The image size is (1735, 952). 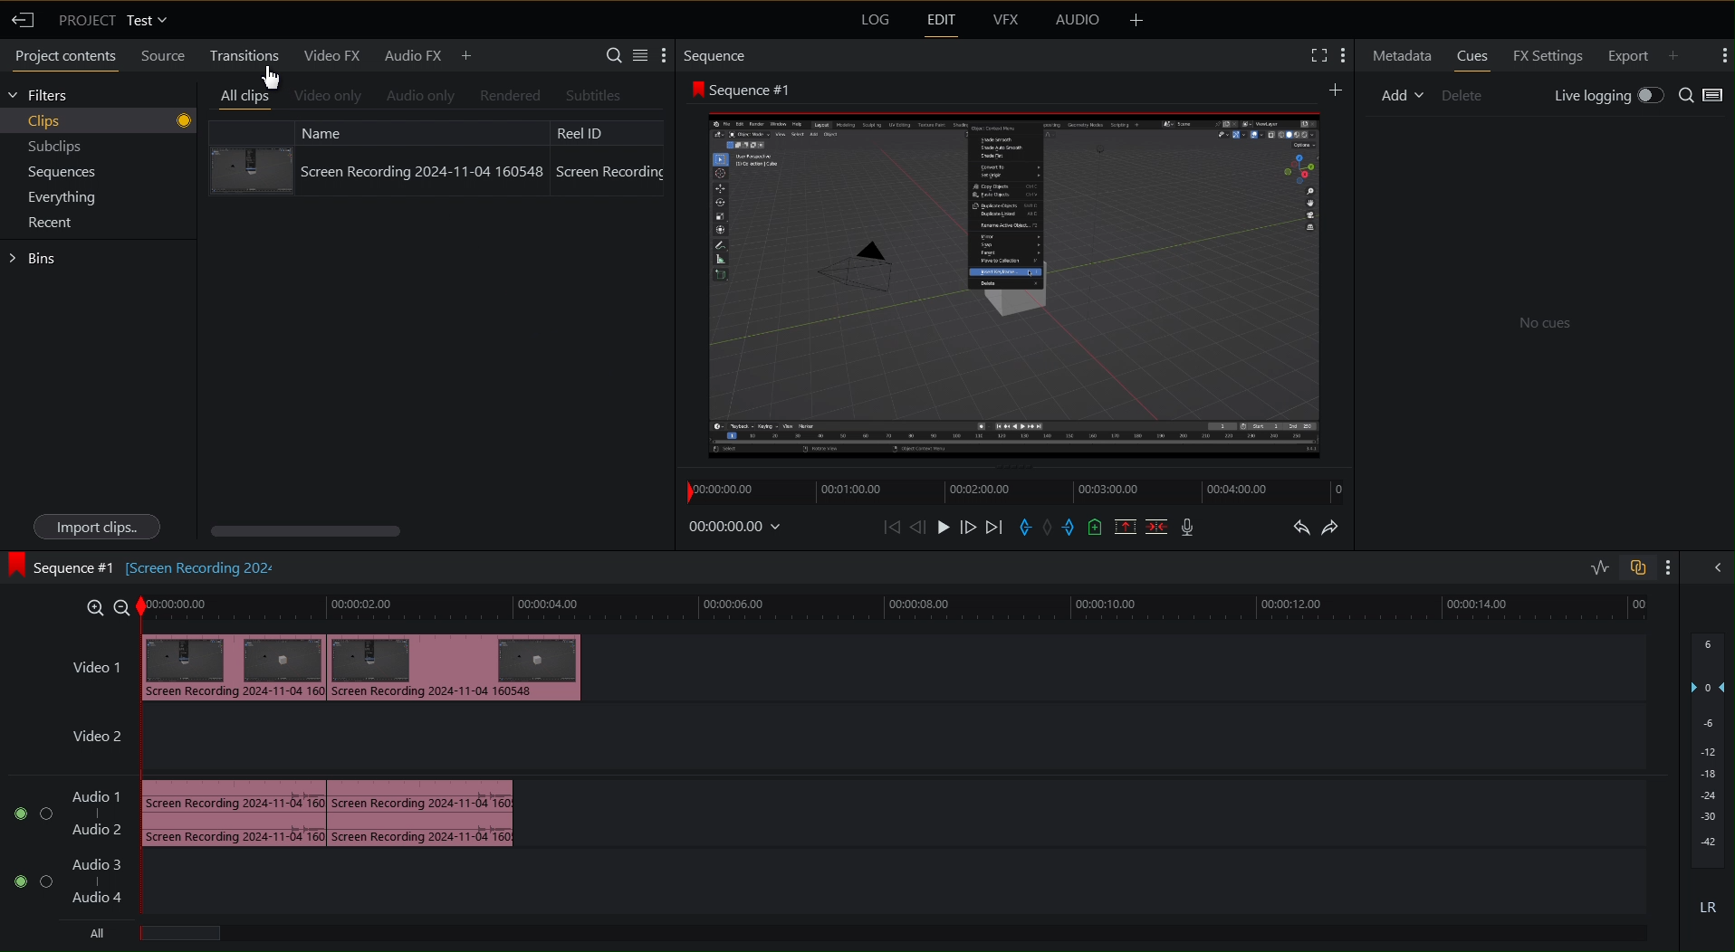 What do you see at coordinates (334, 54) in the screenshot?
I see `Video FX` at bounding box center [334, 54].